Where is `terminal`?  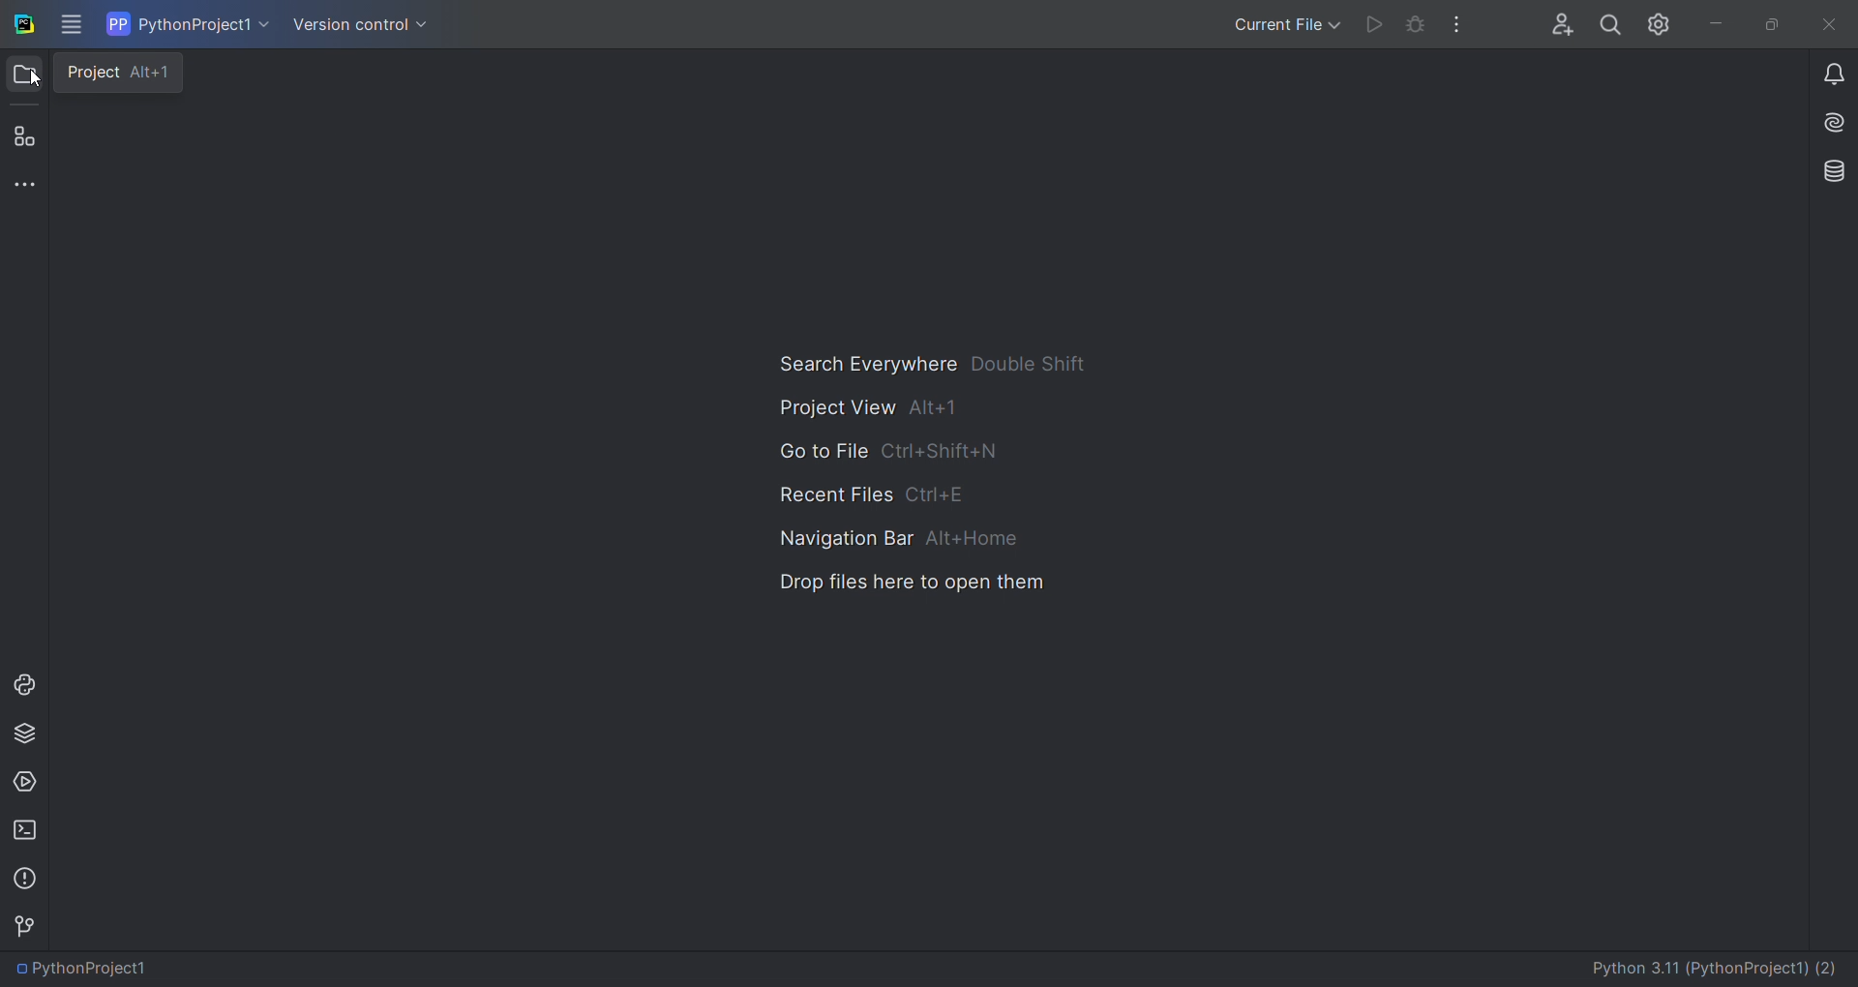
terminal is located at coordinates (23, 830).